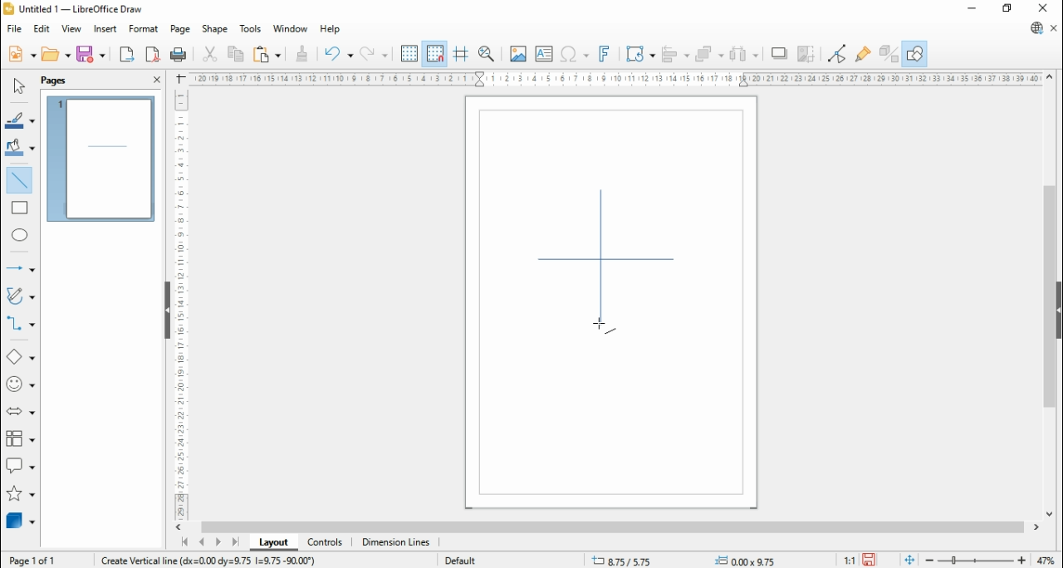  Describe the element at coordinates (612, 527) in the screenshot. I see `scroll bar` at that location.